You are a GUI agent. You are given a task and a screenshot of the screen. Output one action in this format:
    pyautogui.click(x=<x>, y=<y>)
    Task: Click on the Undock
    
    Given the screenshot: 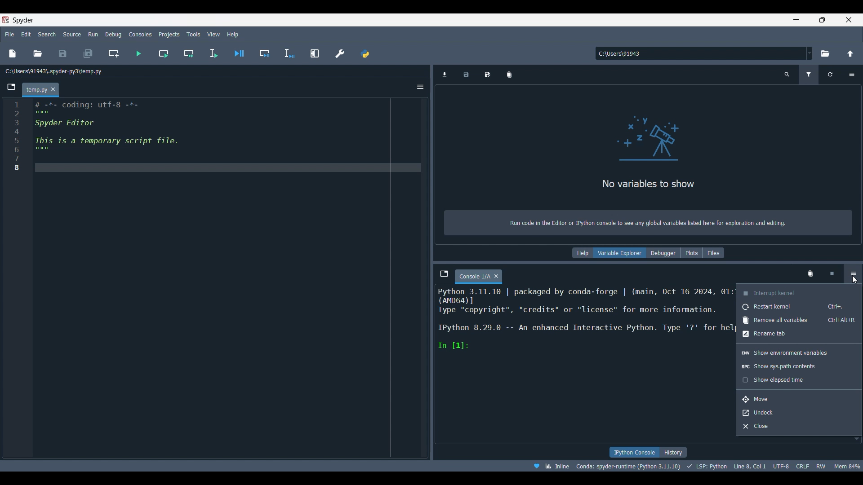 What is the action you would take?
    pyautogui.click(x=799, y=413)
    